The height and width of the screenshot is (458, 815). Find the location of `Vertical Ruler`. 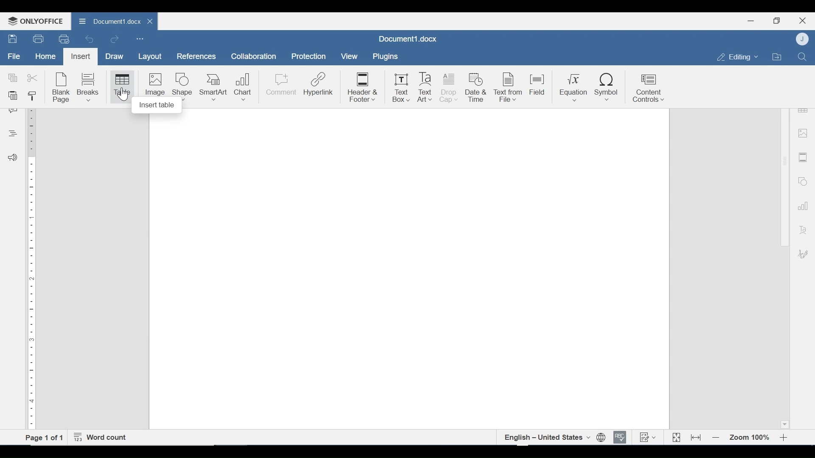

Vertical Ruler is located at coordinates (32, 267).